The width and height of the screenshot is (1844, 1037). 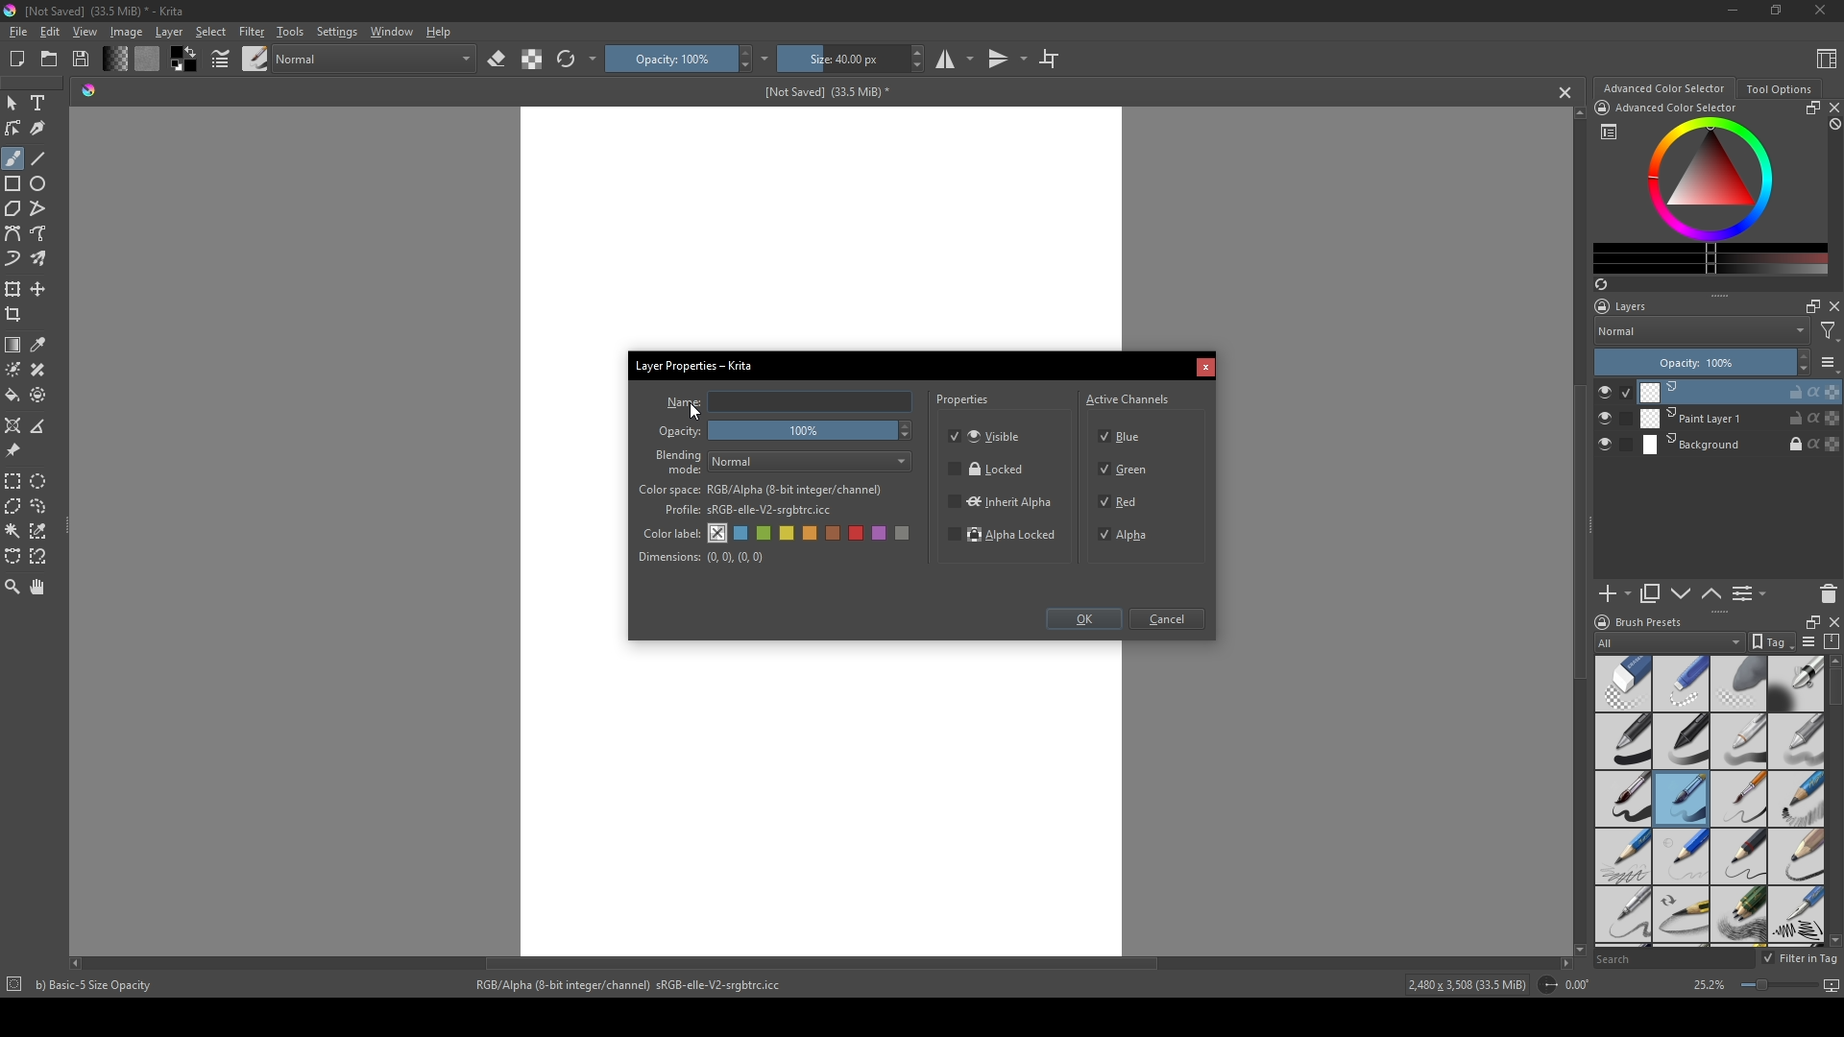 I want to click on [Not Saved] (33.5 MiB) - Krita, so click(x=105, y=12).